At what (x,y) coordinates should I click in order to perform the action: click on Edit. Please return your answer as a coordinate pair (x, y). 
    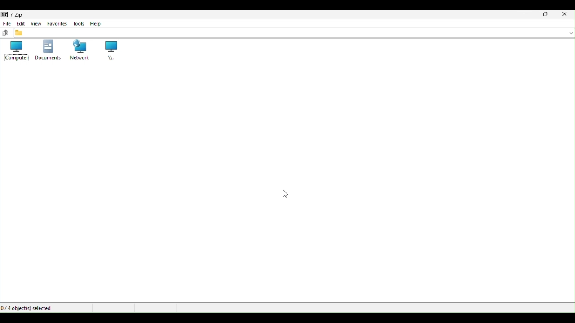
    Looking at the image, I should click on (20, 24).